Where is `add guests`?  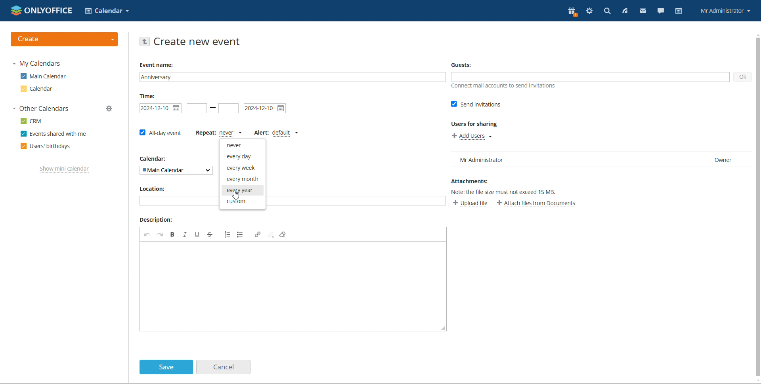
add guests is located at coordinates (591, 77).